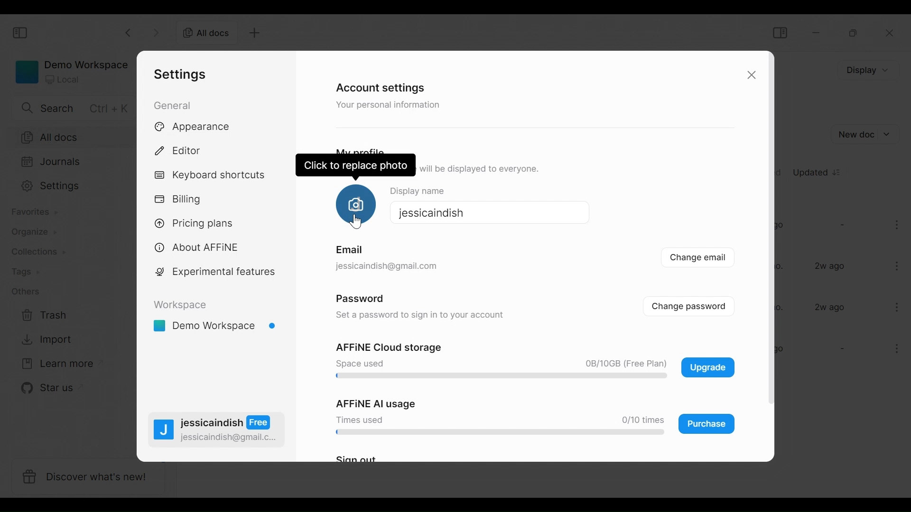  What do you see at coordinates (696, 305) in the screenshot?
I see `Change password` at bounding box center [696, 305].